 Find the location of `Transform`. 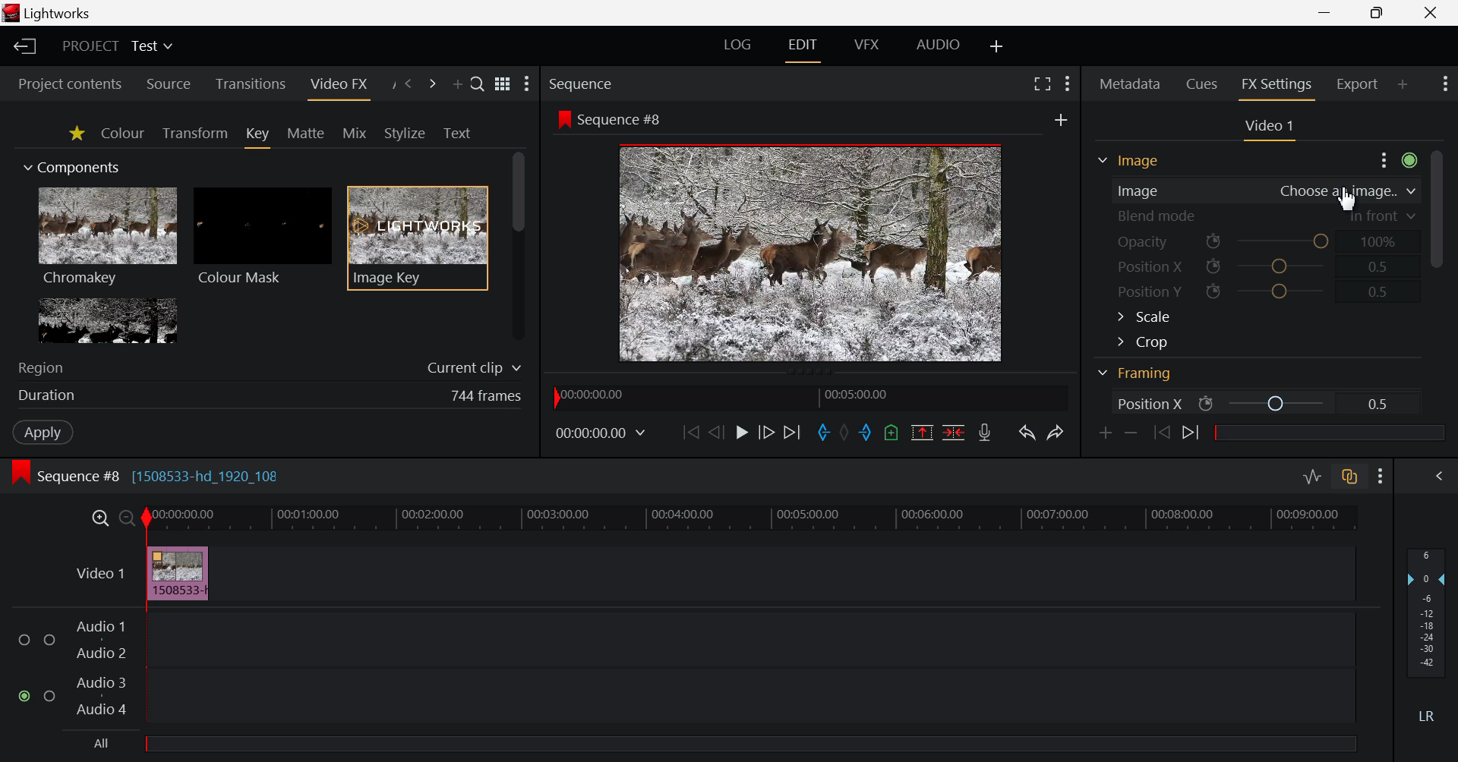

Transform is located at coordinates (193, 134).